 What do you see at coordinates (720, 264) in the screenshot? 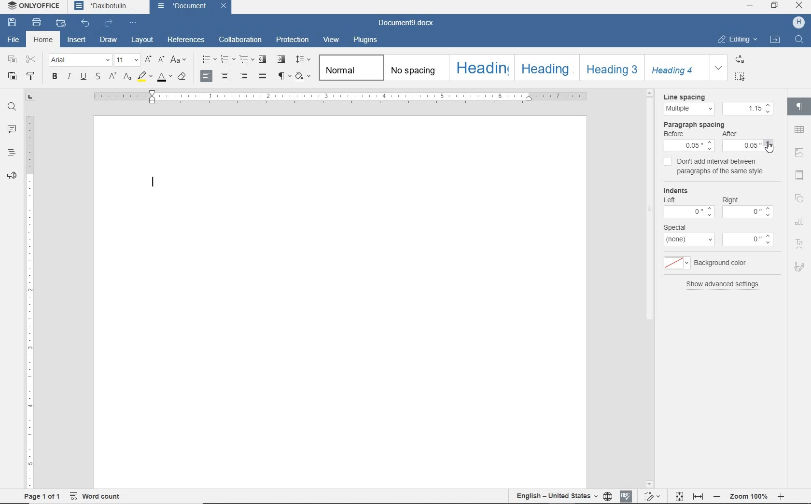
I see `background color` at bounding box center [720, 264].